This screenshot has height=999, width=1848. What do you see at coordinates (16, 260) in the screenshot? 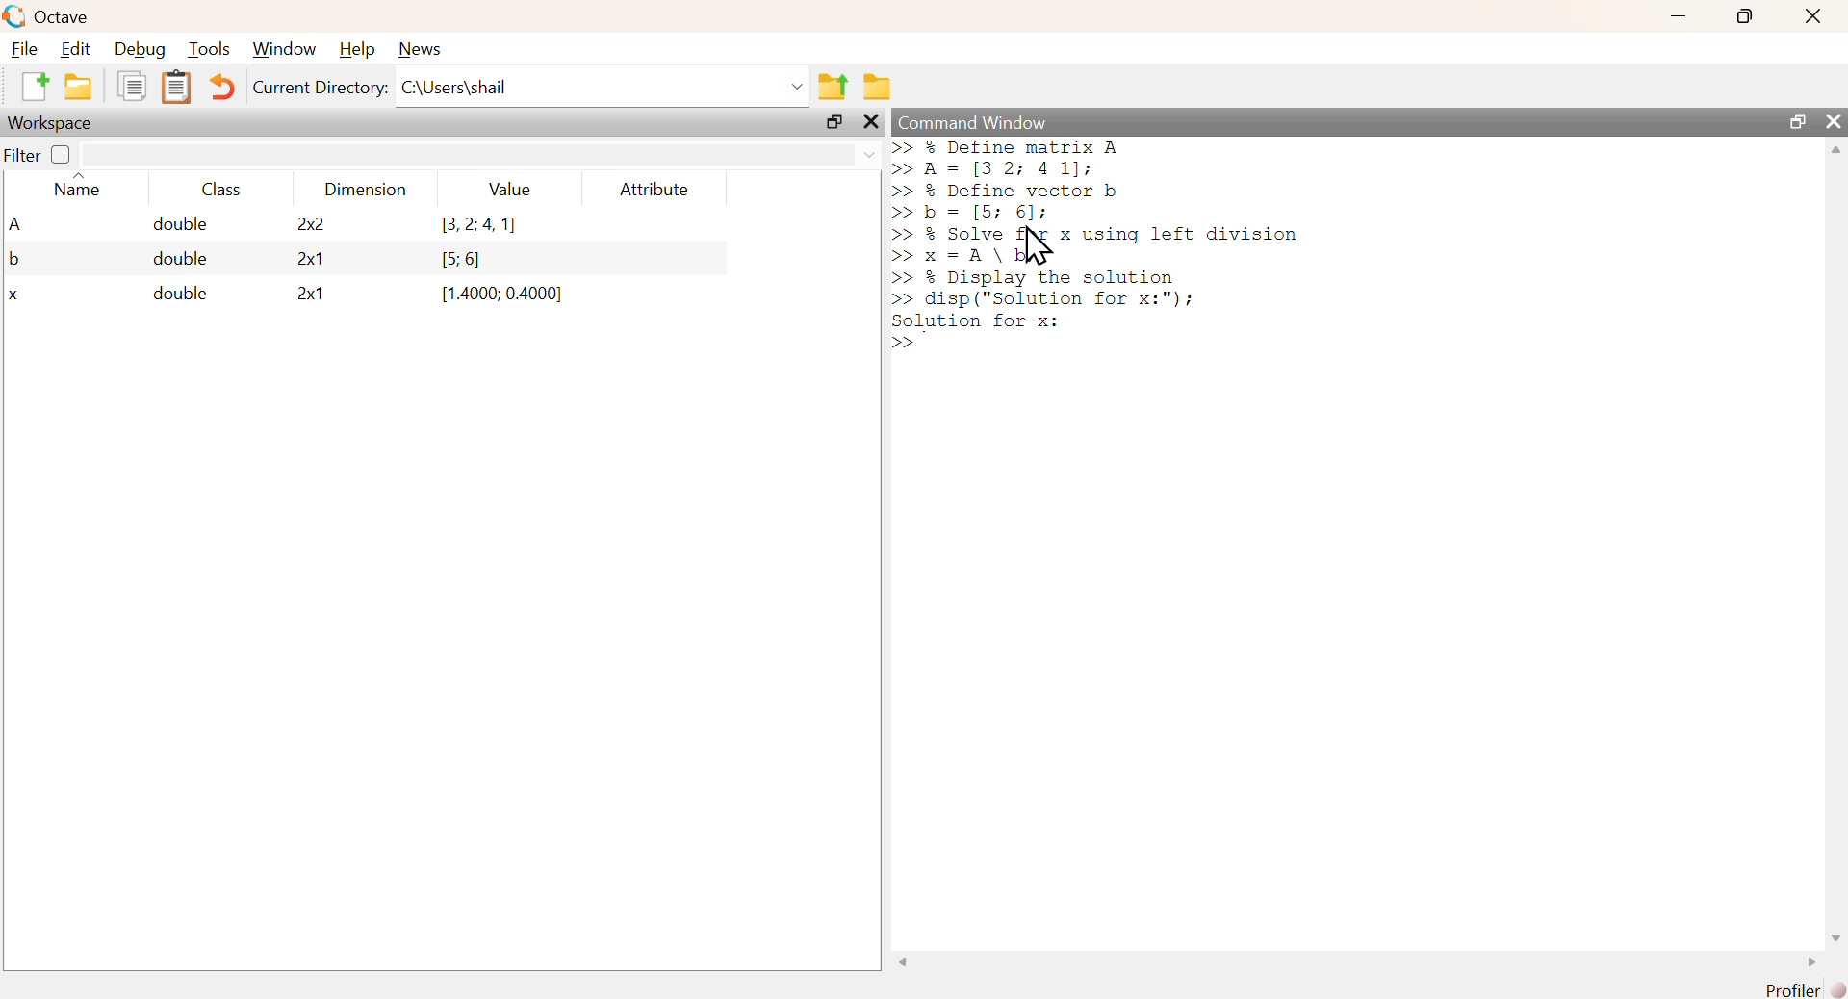
I see `b` at bounding box center [16, 260].